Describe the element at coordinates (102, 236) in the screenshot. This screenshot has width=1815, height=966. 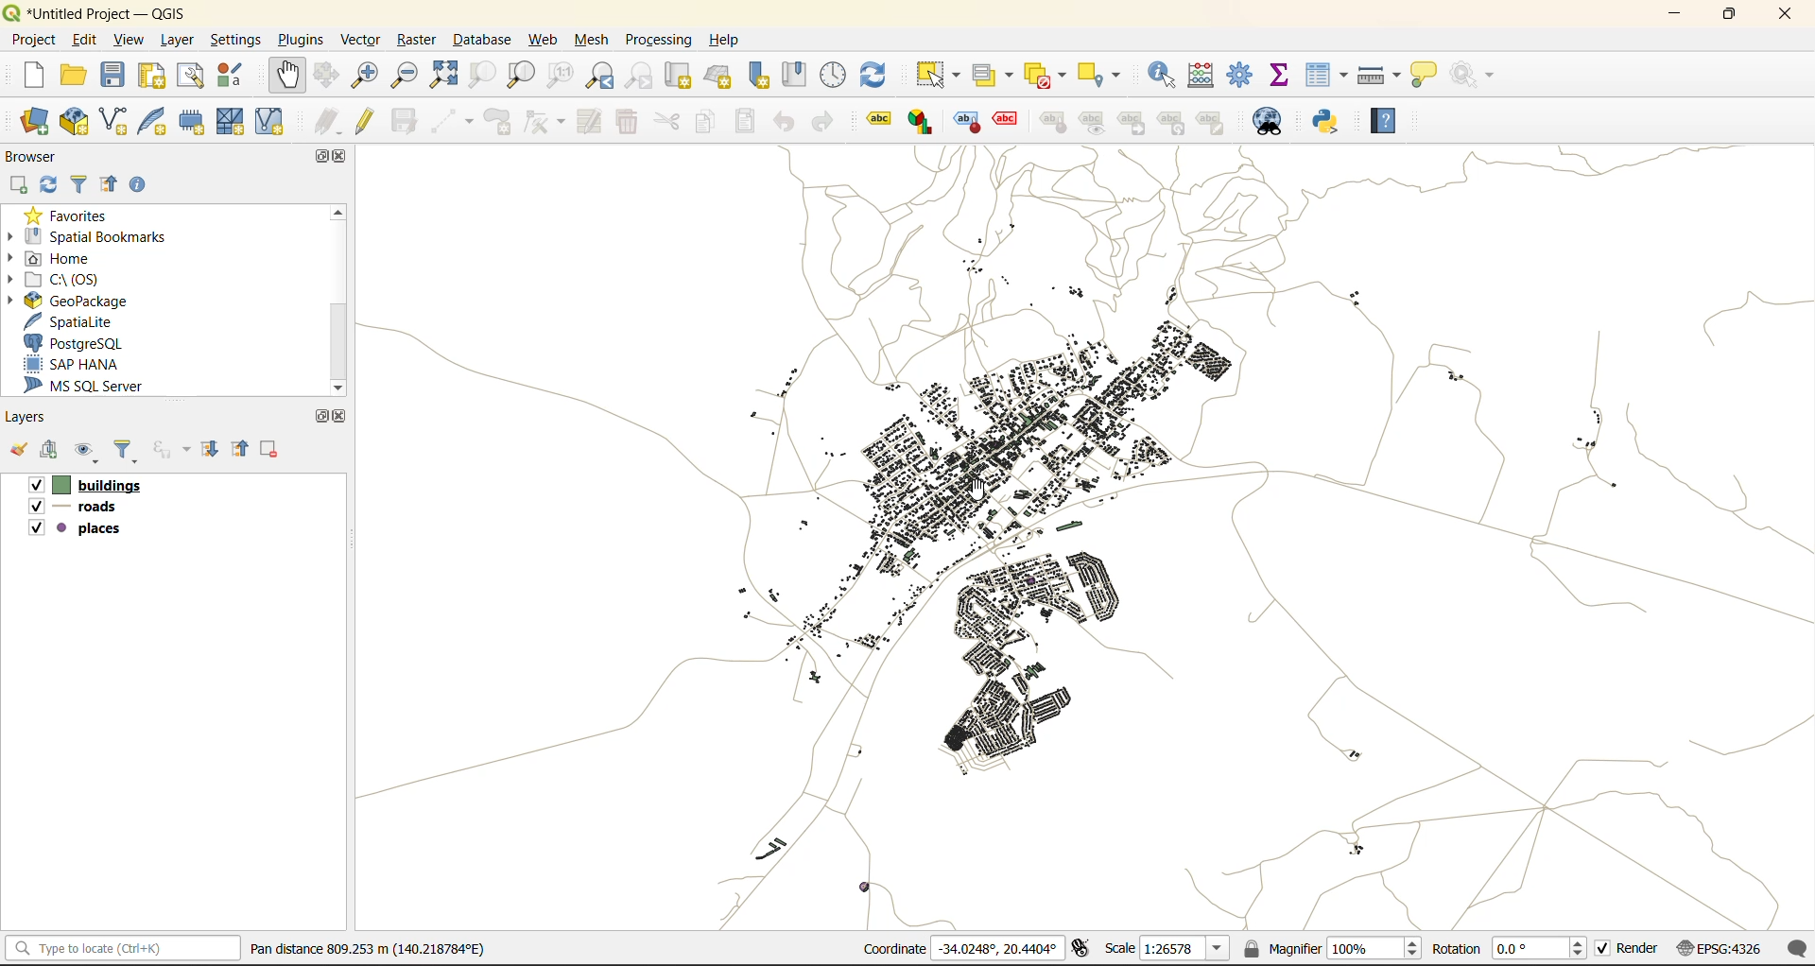
I see `spatial bookmarks` at that location.